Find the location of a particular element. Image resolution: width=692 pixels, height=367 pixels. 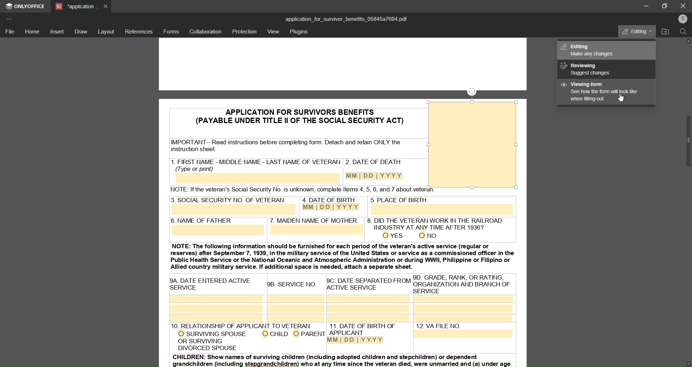

user is located at coordinates (682, 19).